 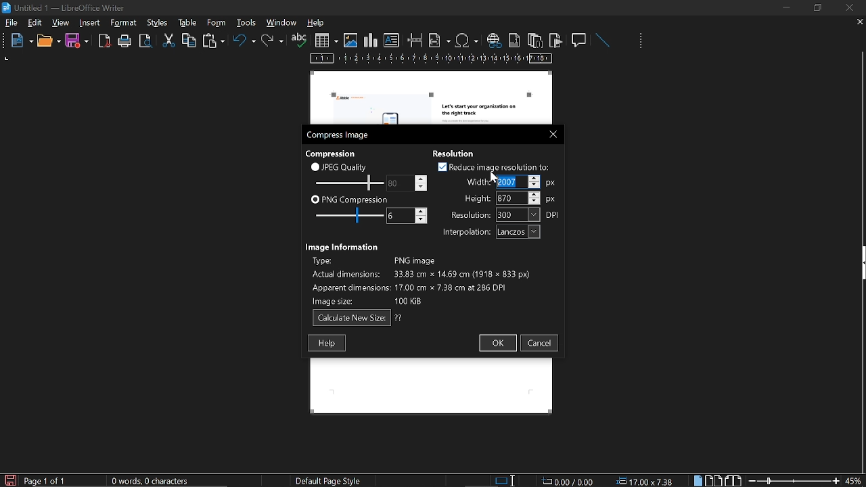 I want to click on current window, so click(x=66, y=7).